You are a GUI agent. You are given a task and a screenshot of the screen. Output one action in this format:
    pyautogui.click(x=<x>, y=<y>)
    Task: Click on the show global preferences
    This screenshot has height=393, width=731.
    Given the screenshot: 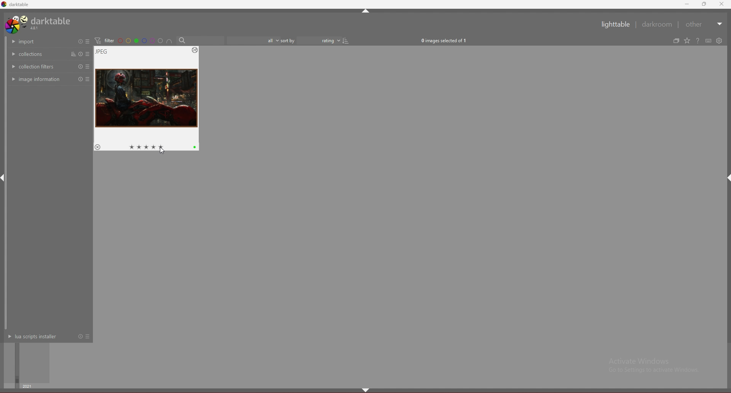 What is the action you would take?
    pyautogui.click(x=719, y=41)
    